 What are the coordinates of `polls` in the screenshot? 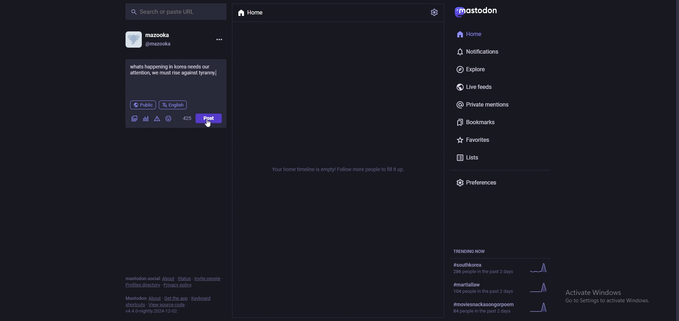 It's located at (146, 119).